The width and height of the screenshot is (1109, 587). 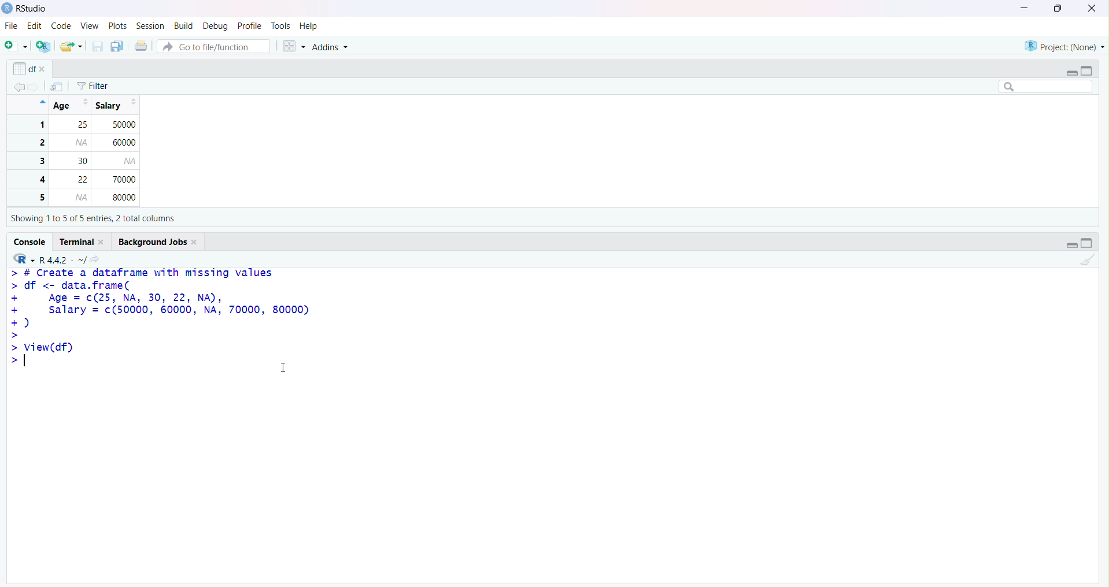 I want to click on Go back to the previous source location (Ctrl + F9), so click(x=19, y=86).